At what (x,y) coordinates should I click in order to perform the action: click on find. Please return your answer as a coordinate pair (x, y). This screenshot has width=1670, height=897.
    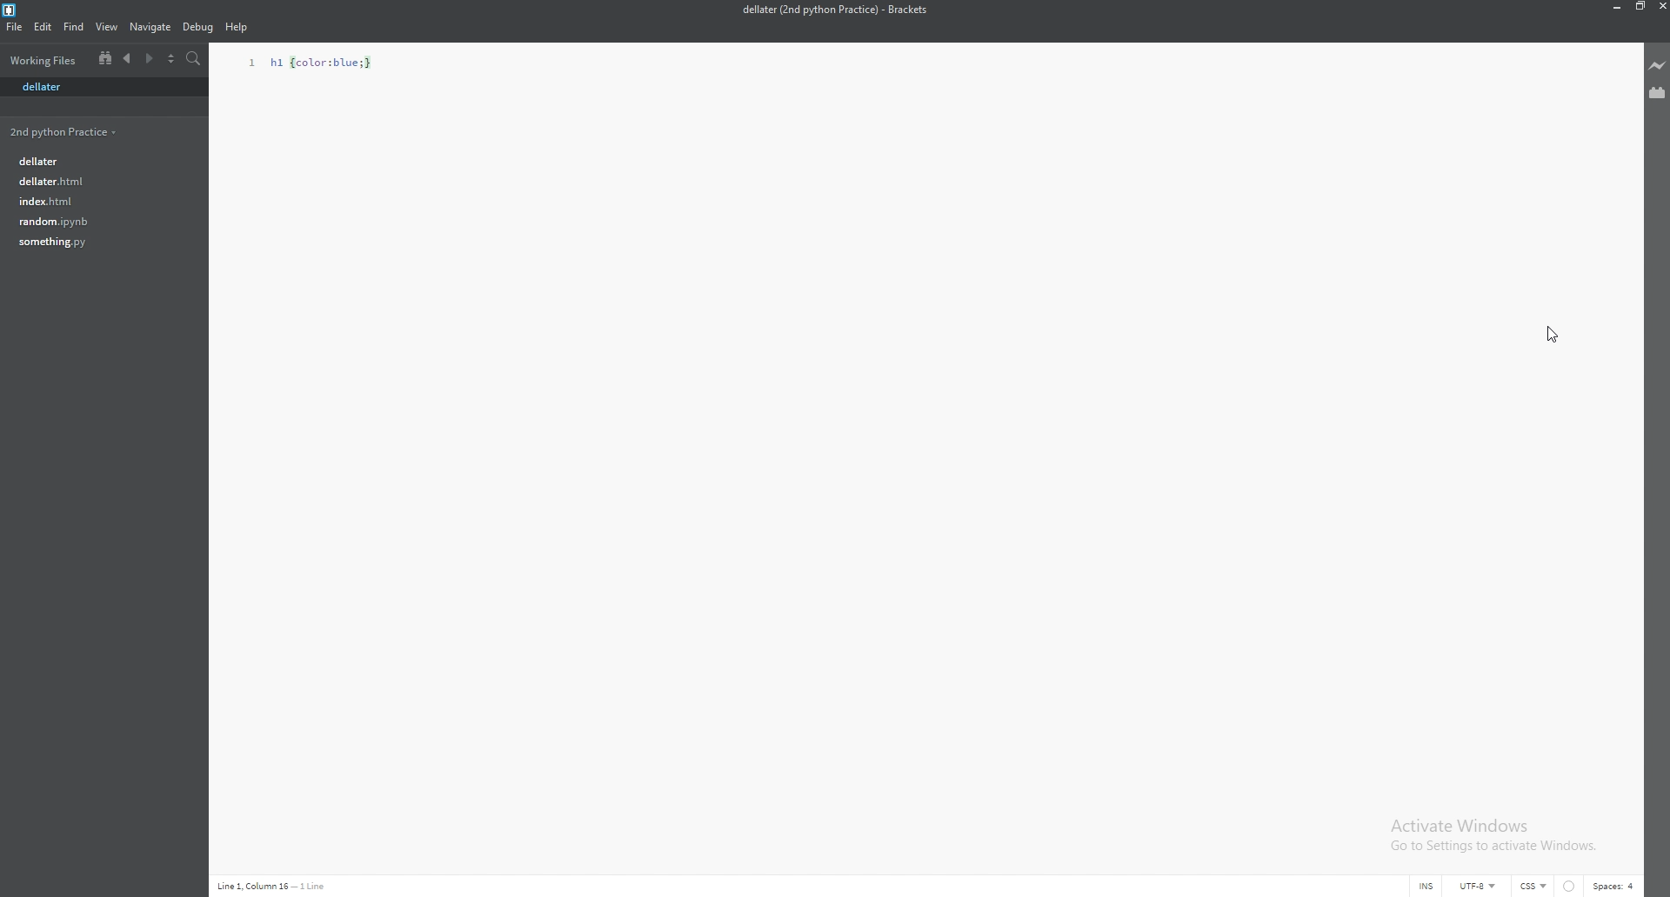
    Looking at the image, I should click on (75, 27).